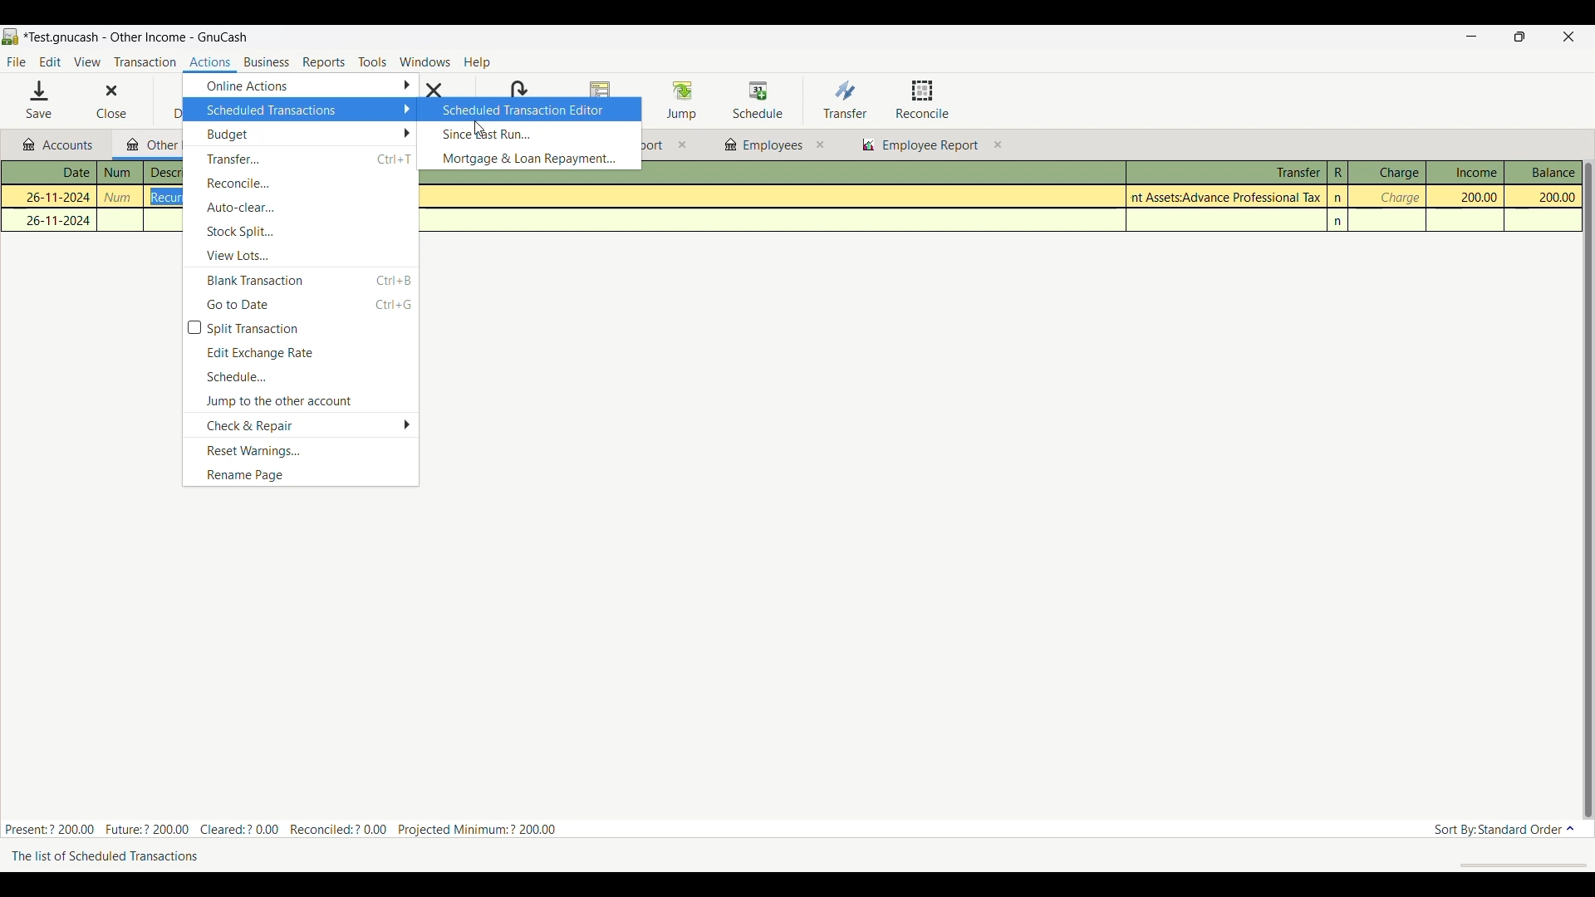  I want to click on Jump, so click(681, 100).